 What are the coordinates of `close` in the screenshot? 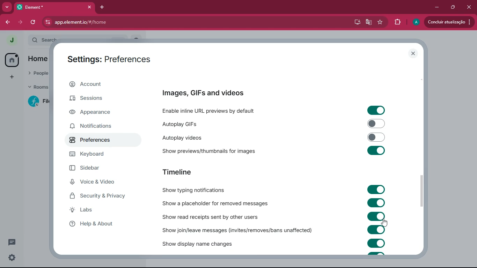 It's located at (470, 8).